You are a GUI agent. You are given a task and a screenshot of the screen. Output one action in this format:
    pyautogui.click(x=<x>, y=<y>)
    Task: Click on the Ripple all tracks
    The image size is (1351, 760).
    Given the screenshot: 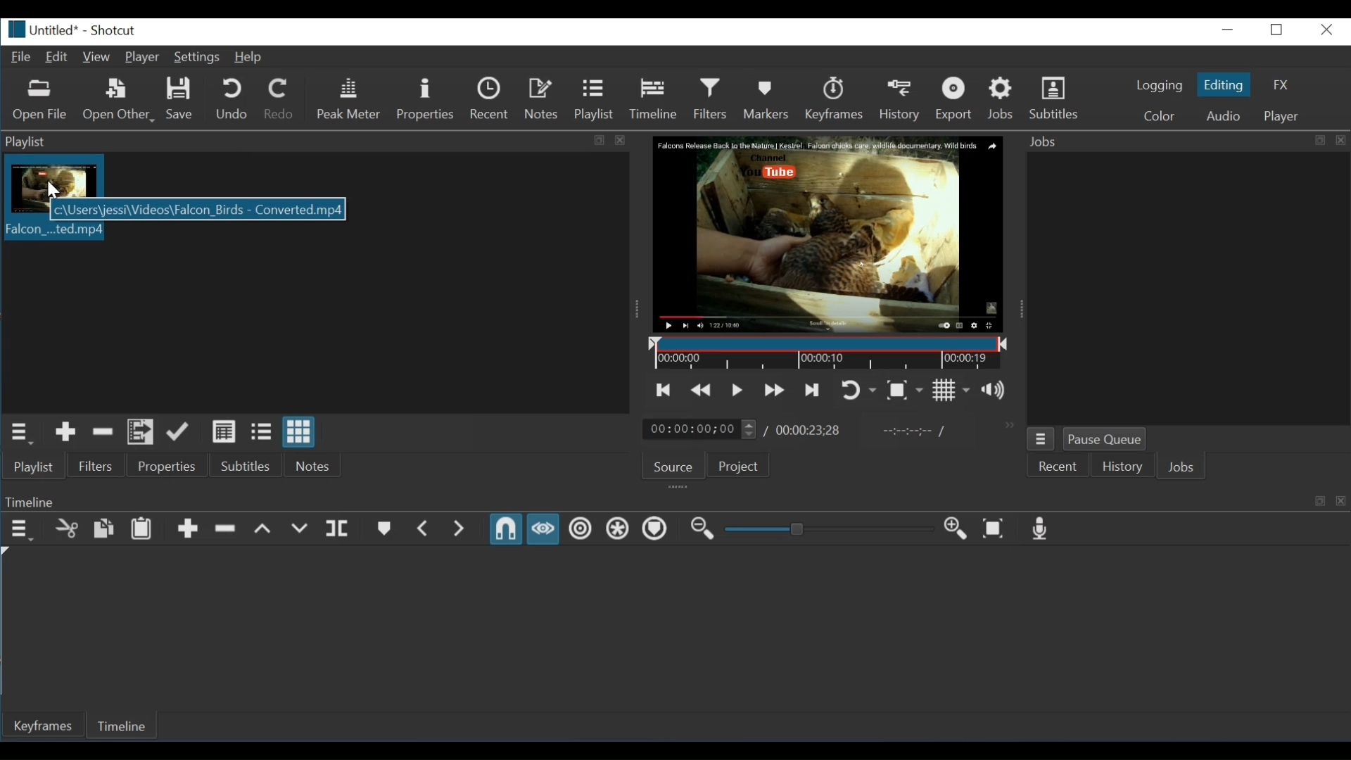 What is the action you would take?
    pyautogui.click(x=615, y=528)
    